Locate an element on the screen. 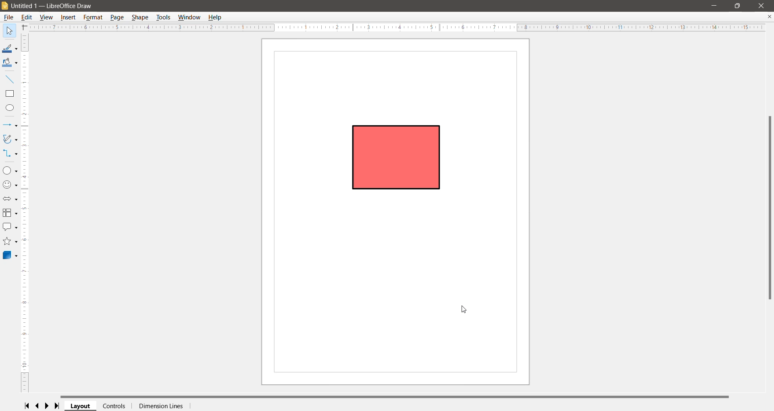  Shape is located at coordinates (141, 18).